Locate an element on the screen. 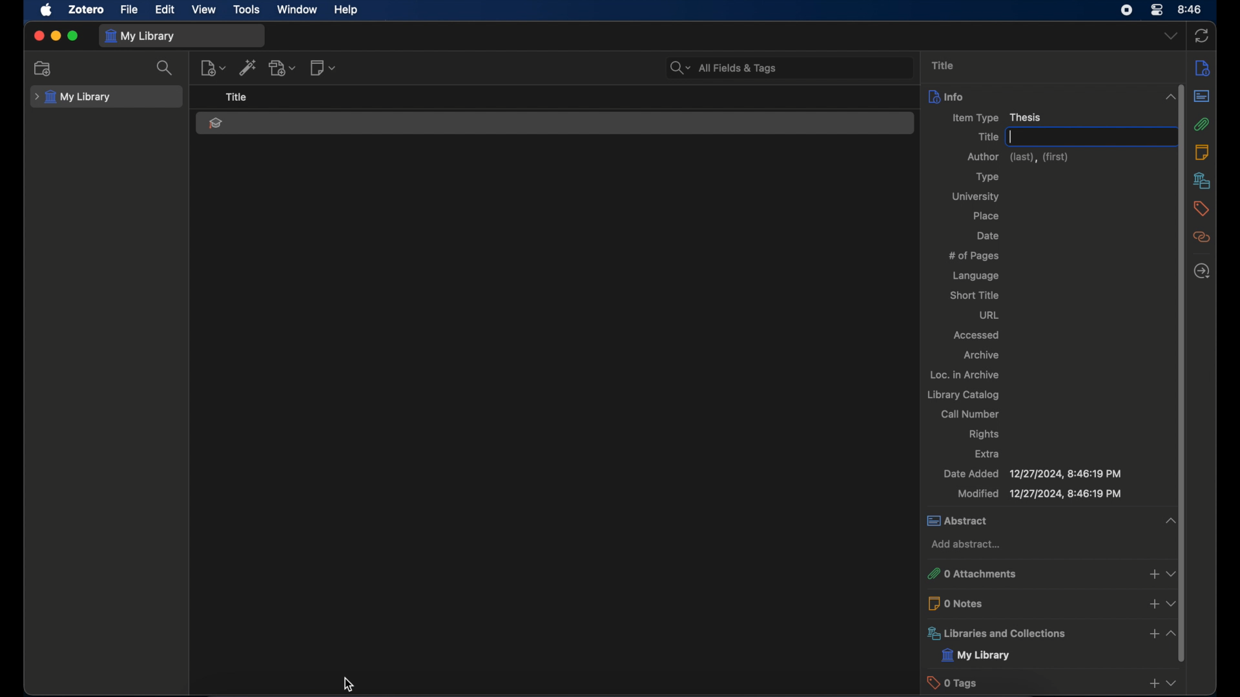 The image size is (1240, 697). archive is located at coordinates (983, 355).